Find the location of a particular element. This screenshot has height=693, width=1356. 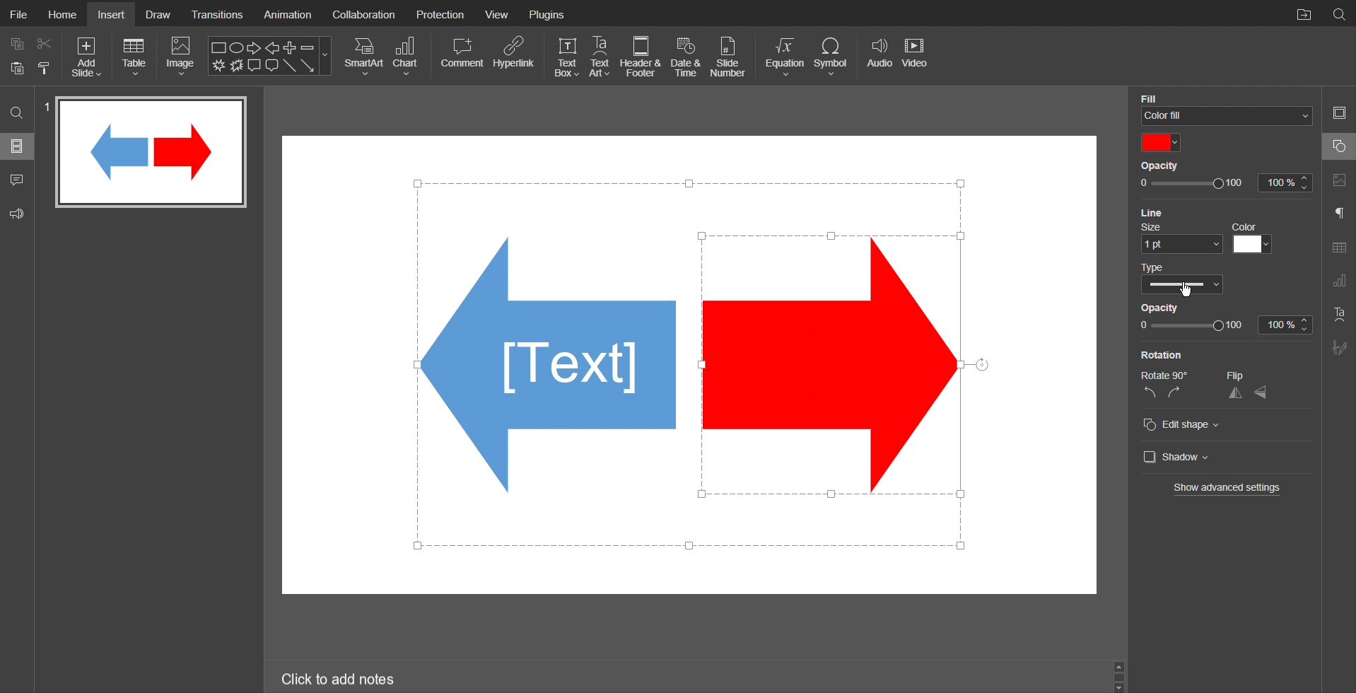

Collaboration is located at coordinates (364, 13).